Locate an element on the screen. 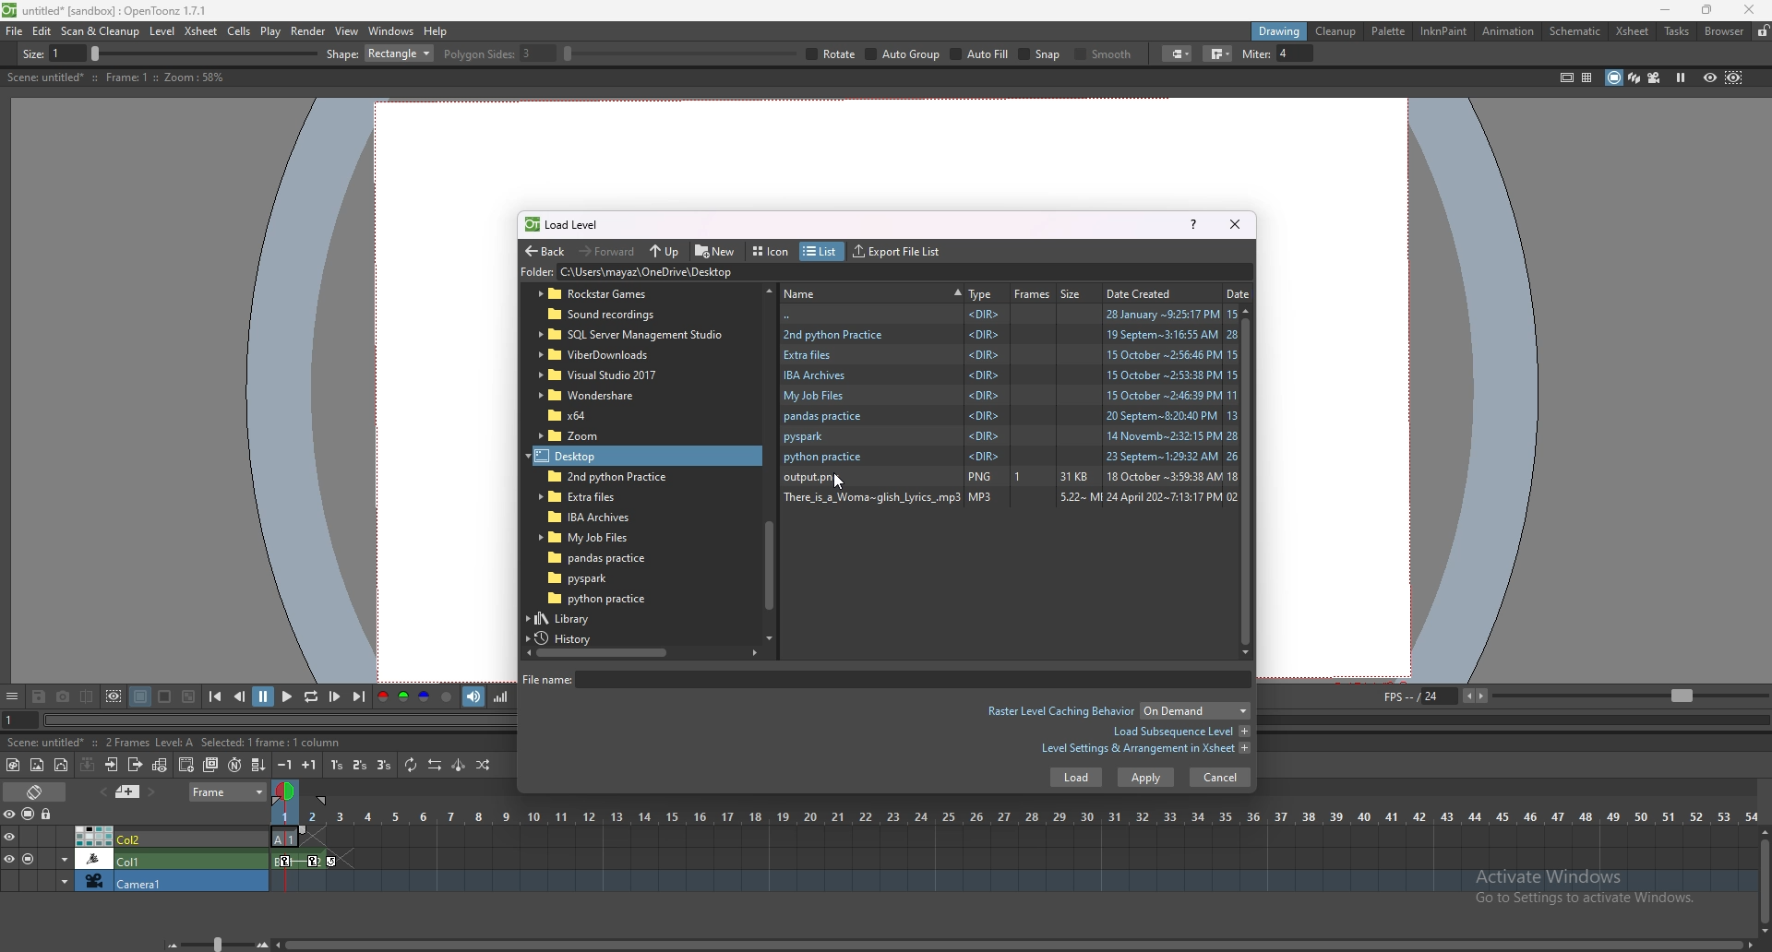 The height and width of the screenshot is (952, 1772). load level is located at coordinates (570, 224).